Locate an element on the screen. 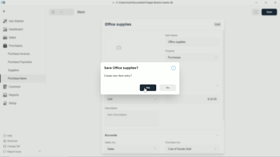 The width and height of the screenshot is (280, 157). save office supplies? is located at coordinates (121, 68).